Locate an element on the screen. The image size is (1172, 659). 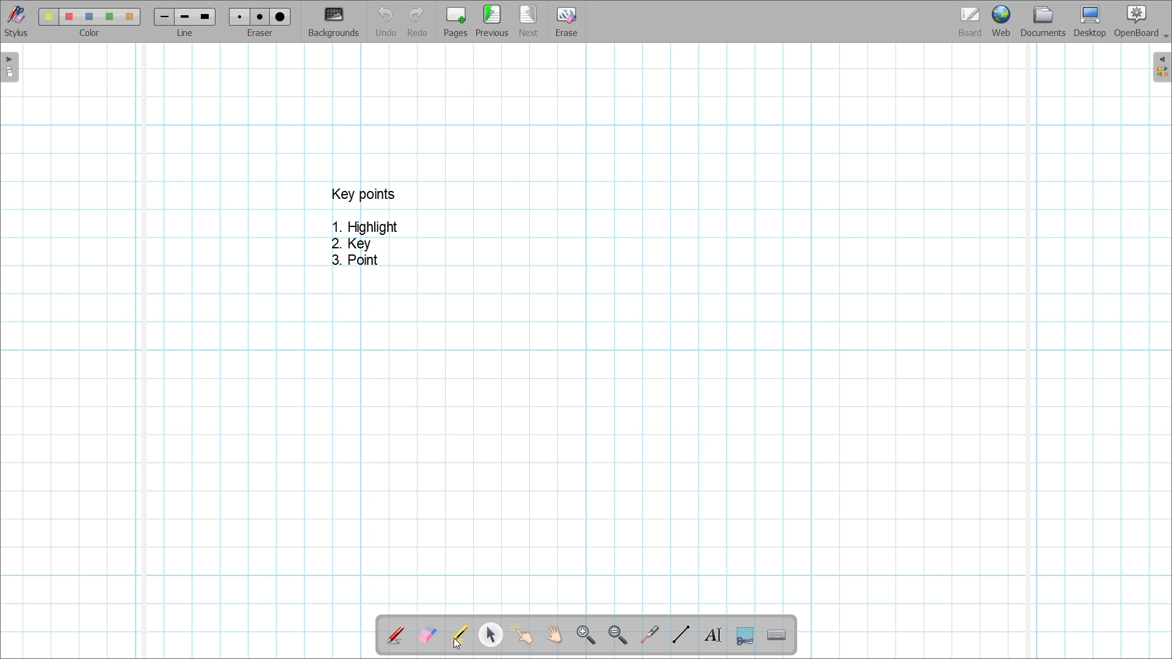
line 3 is located at coordinates (204, 16).